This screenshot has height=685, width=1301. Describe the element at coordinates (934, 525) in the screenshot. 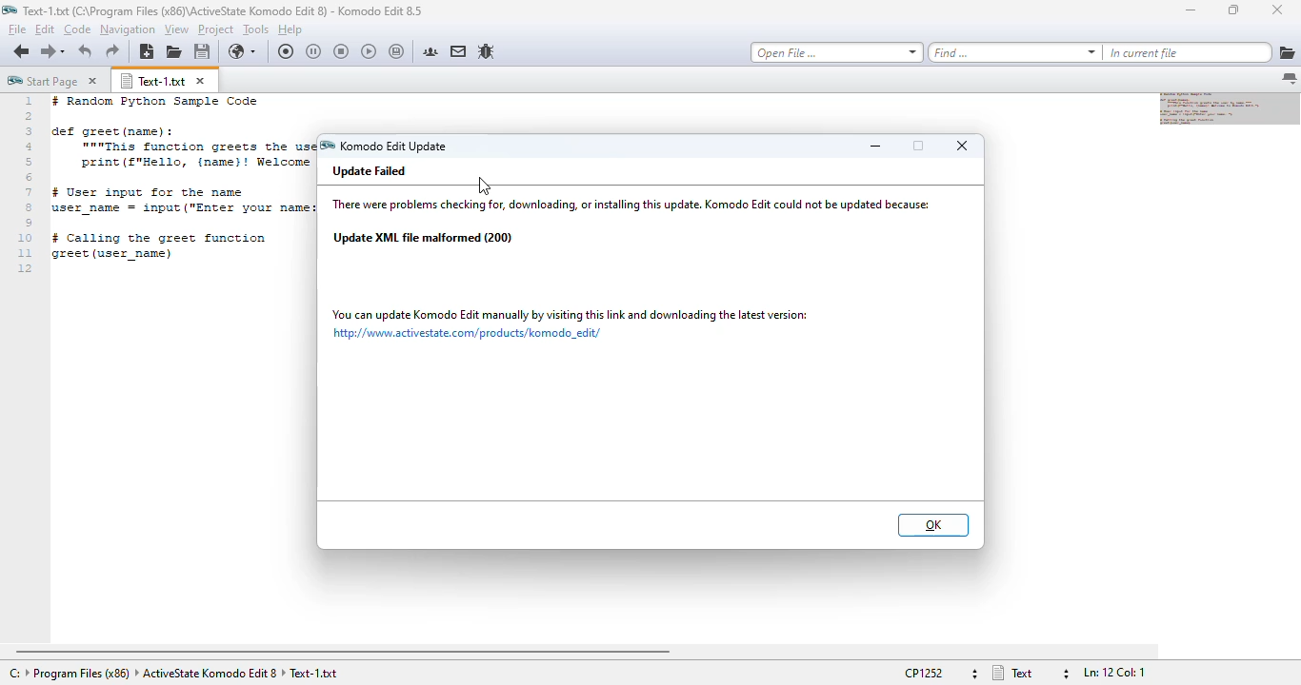

I see `OK` at that location.